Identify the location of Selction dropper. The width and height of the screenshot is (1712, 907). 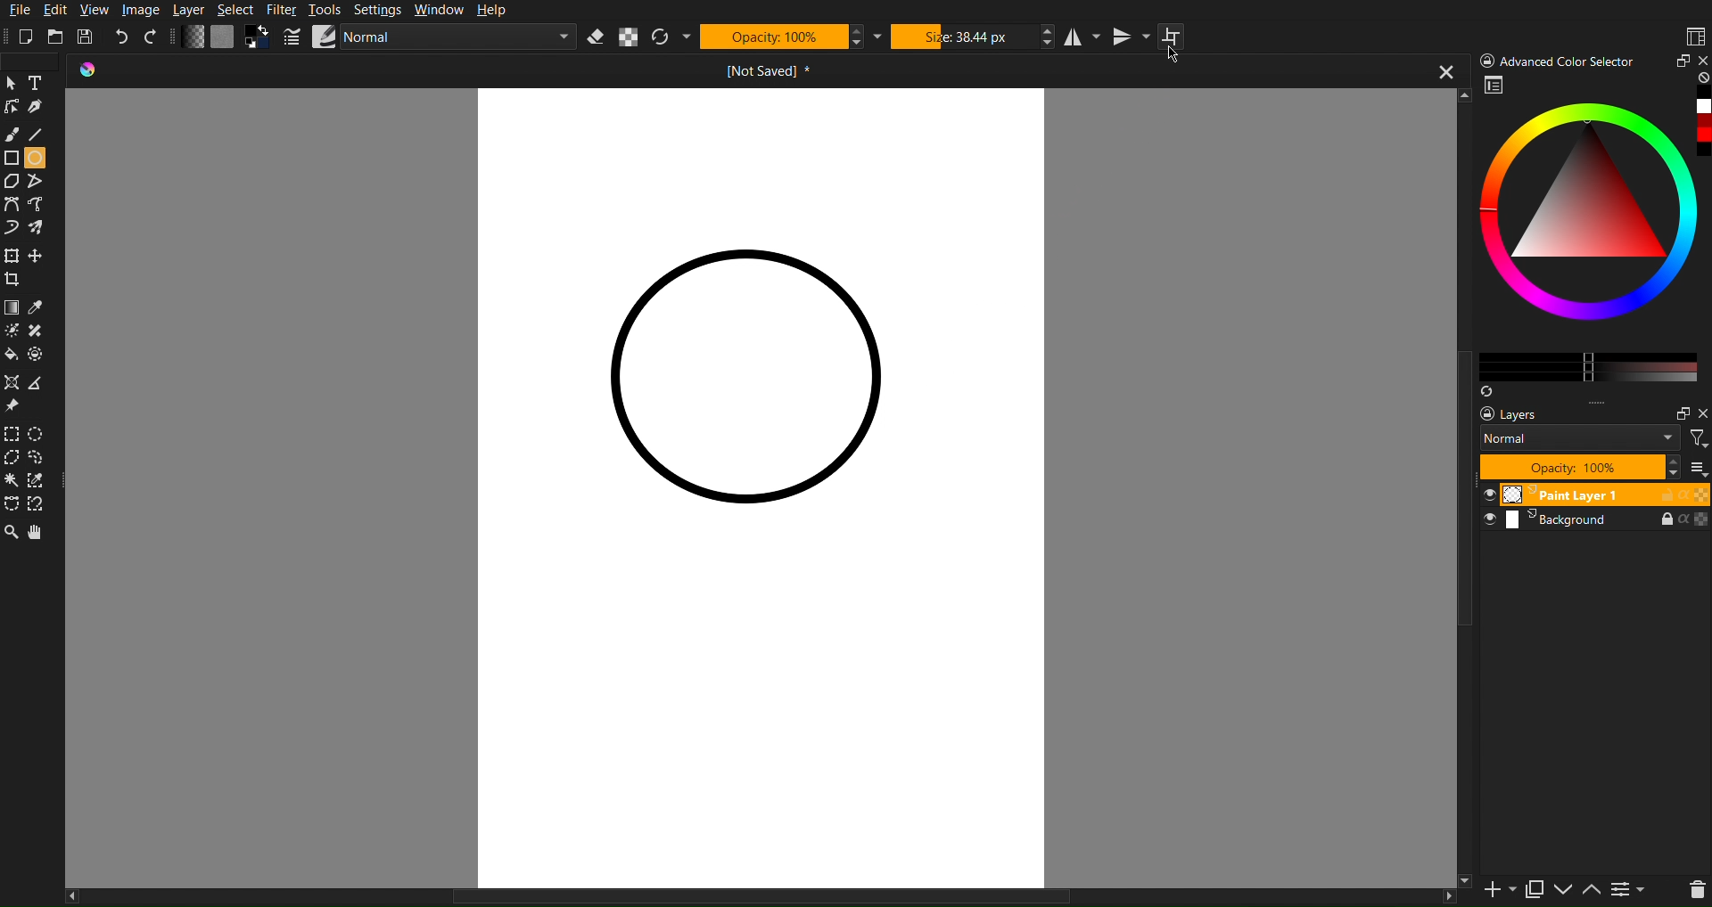
(39, 482).